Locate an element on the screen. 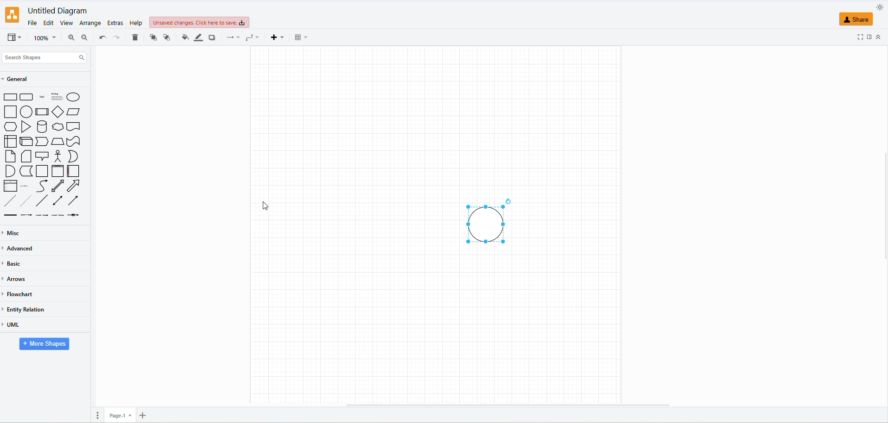 The width and height of the screenshot is (888, 423). ZOOM IN is located at coordinates (69, 38).